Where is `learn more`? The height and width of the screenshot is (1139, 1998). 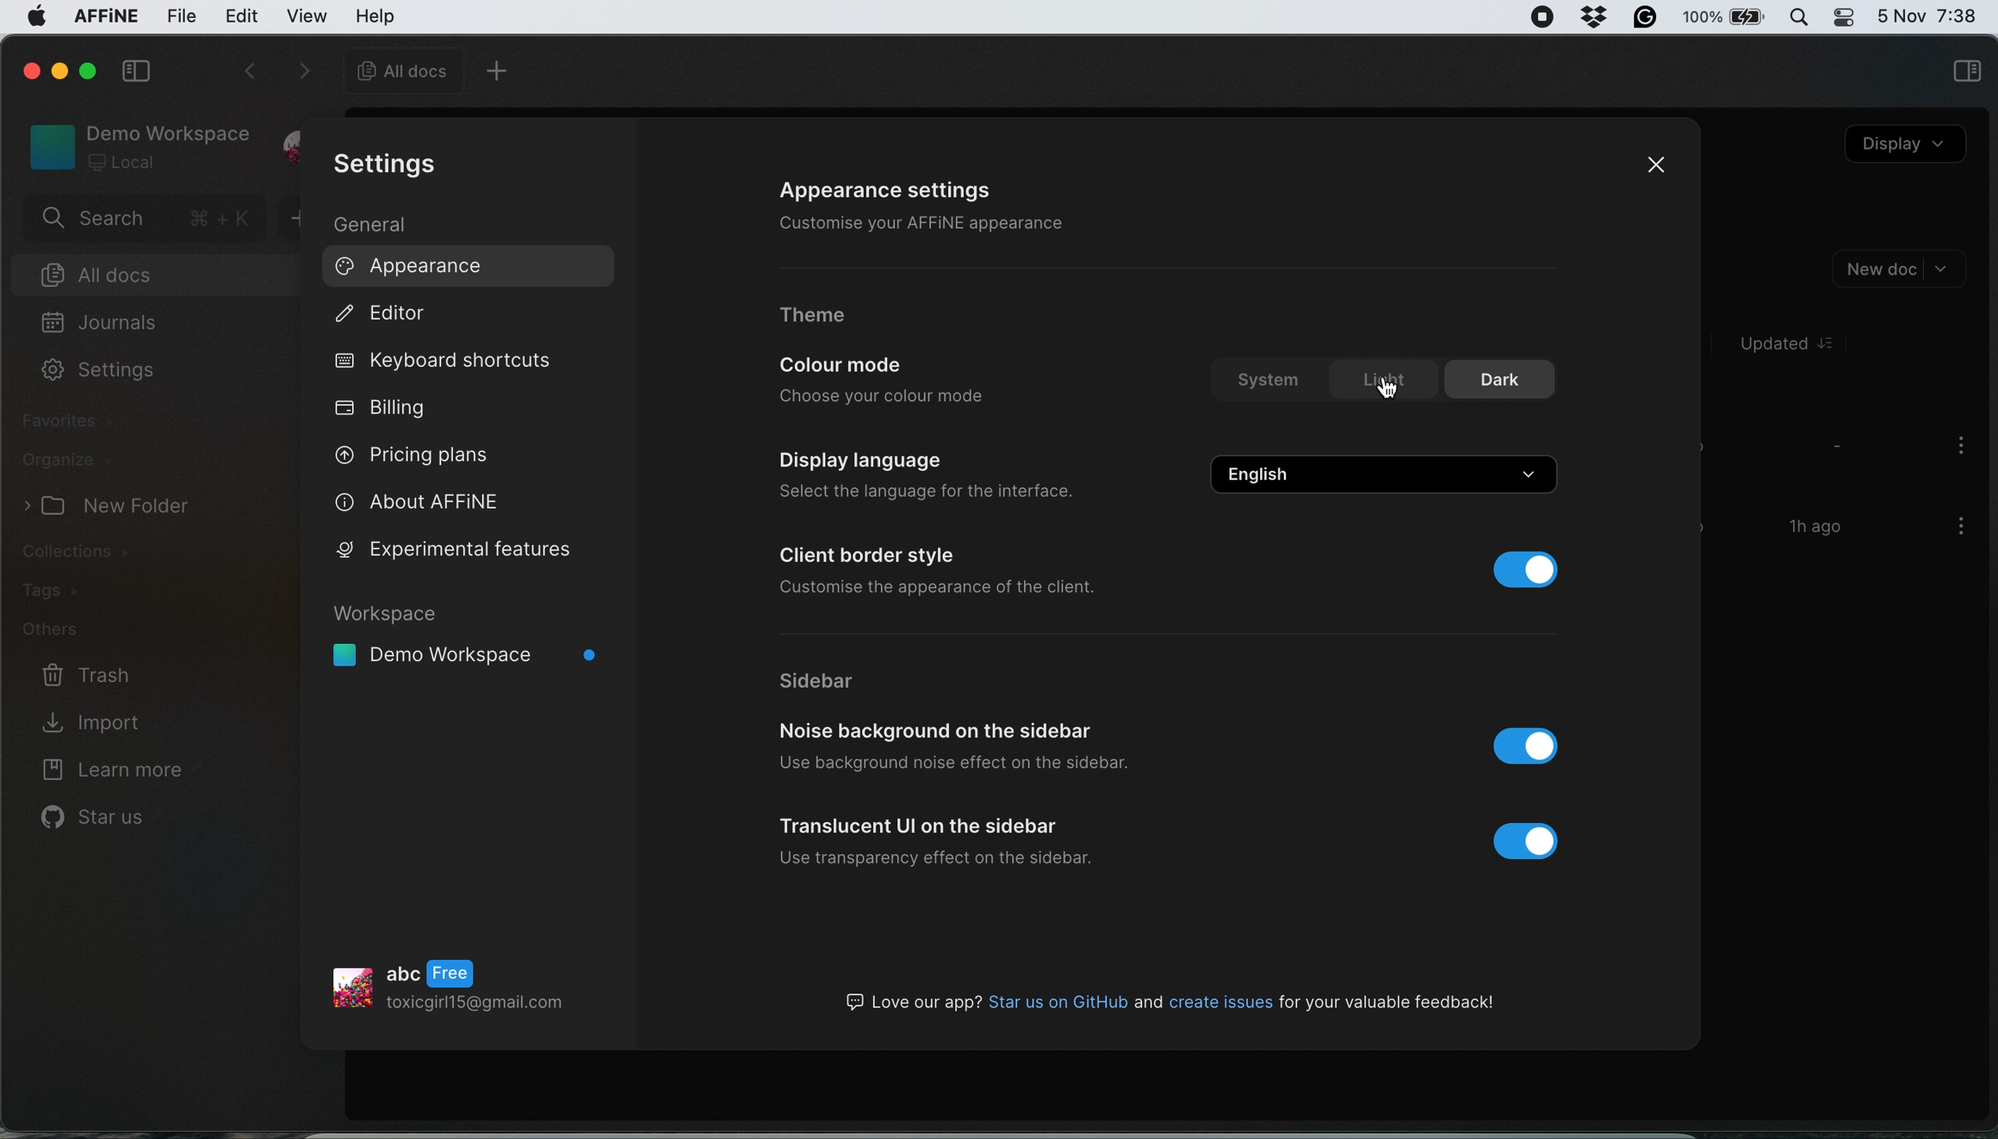
learn more is located at coordinates (118, 773).